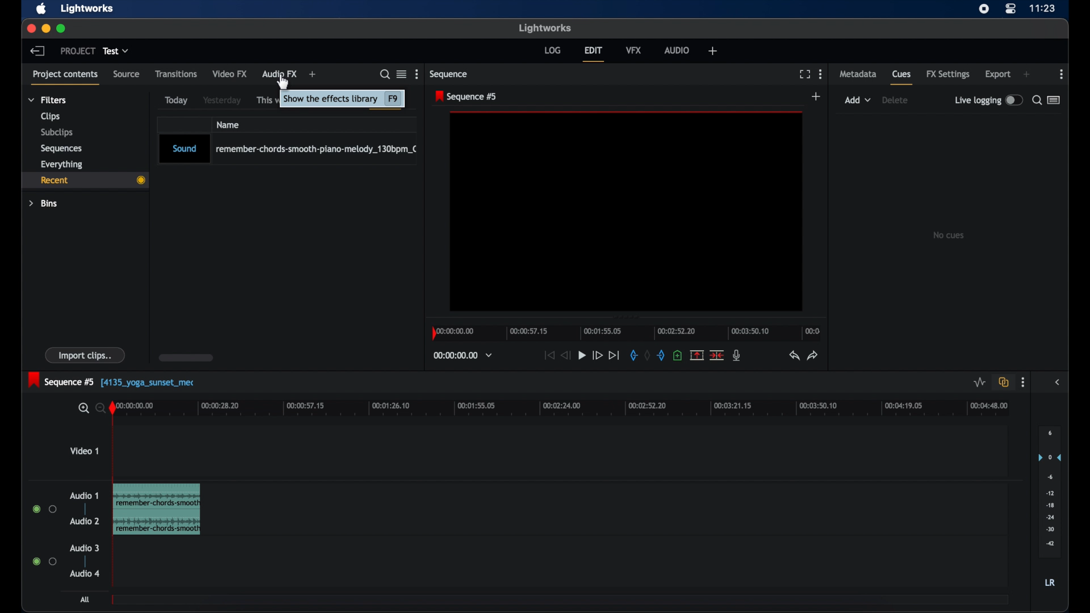 The width and height of the screenshot is (1090, 613). What do you see at coordinates (85, 181) in the screenshot?
I see `recent` at bounding box center [85, 181].